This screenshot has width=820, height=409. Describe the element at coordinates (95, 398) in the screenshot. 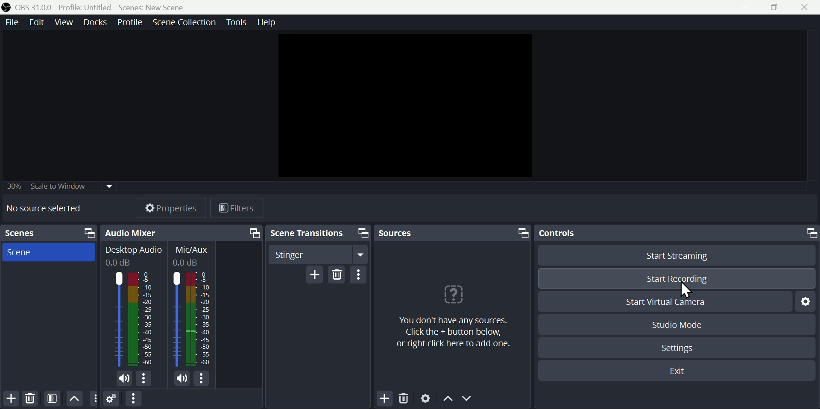

I see `More options` at that location.